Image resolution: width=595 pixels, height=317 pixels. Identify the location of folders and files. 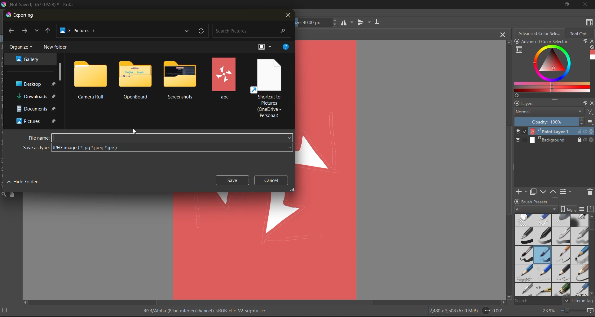
(267, 88).